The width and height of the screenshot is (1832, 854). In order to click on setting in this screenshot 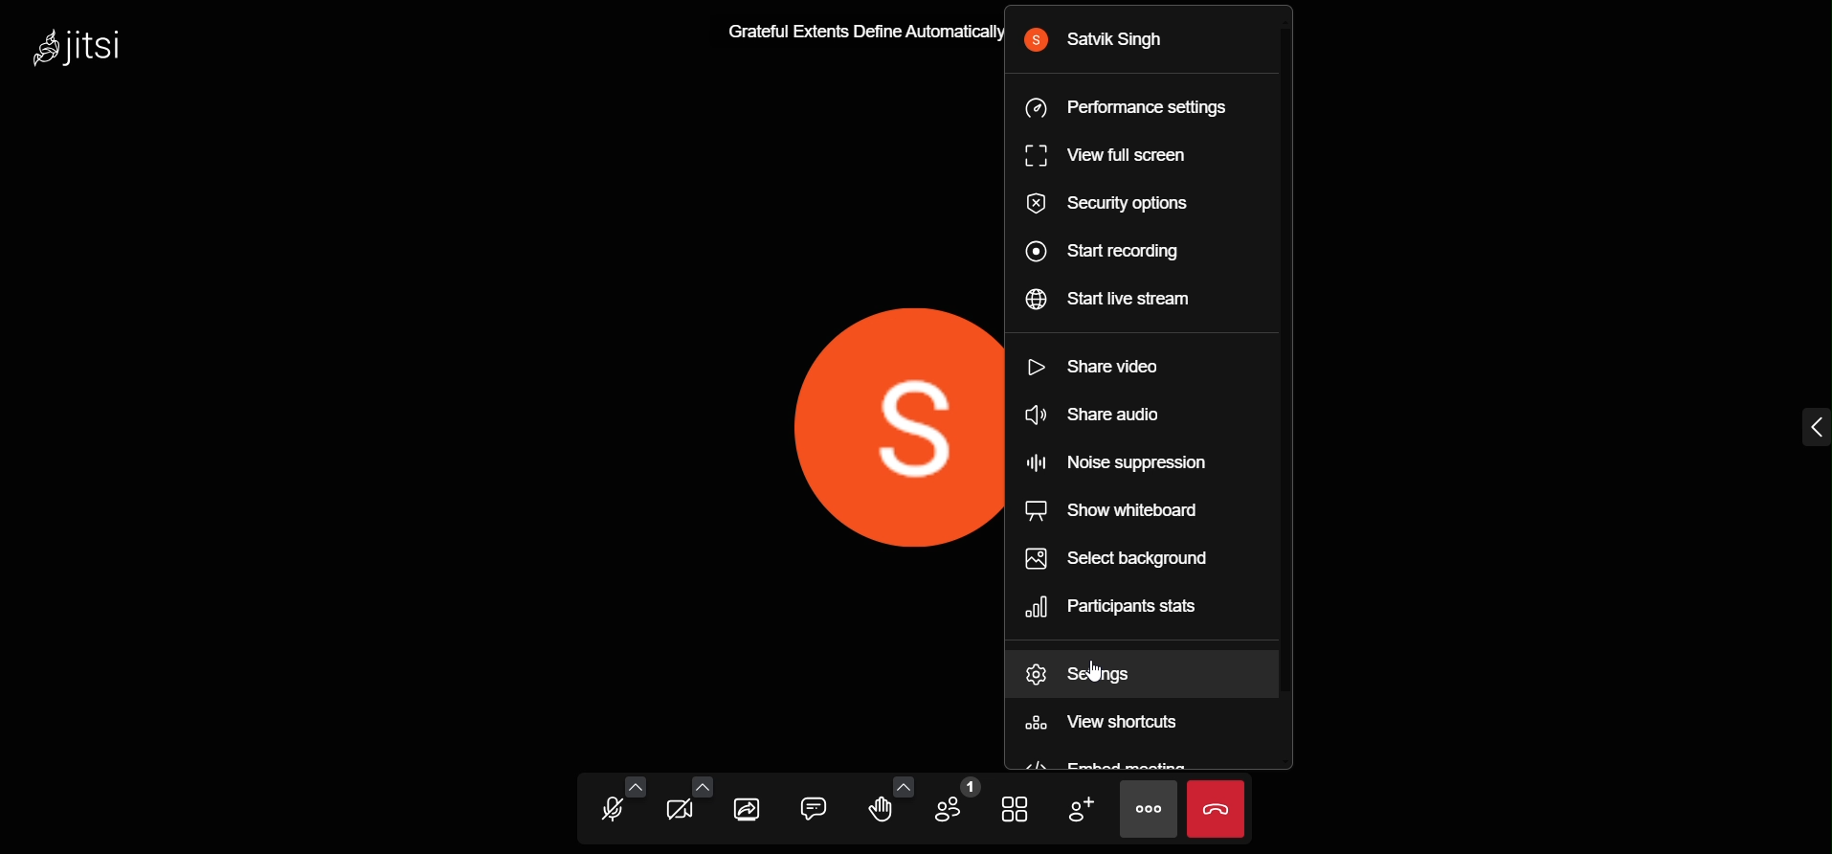, I will do `click(1098, 672)`.